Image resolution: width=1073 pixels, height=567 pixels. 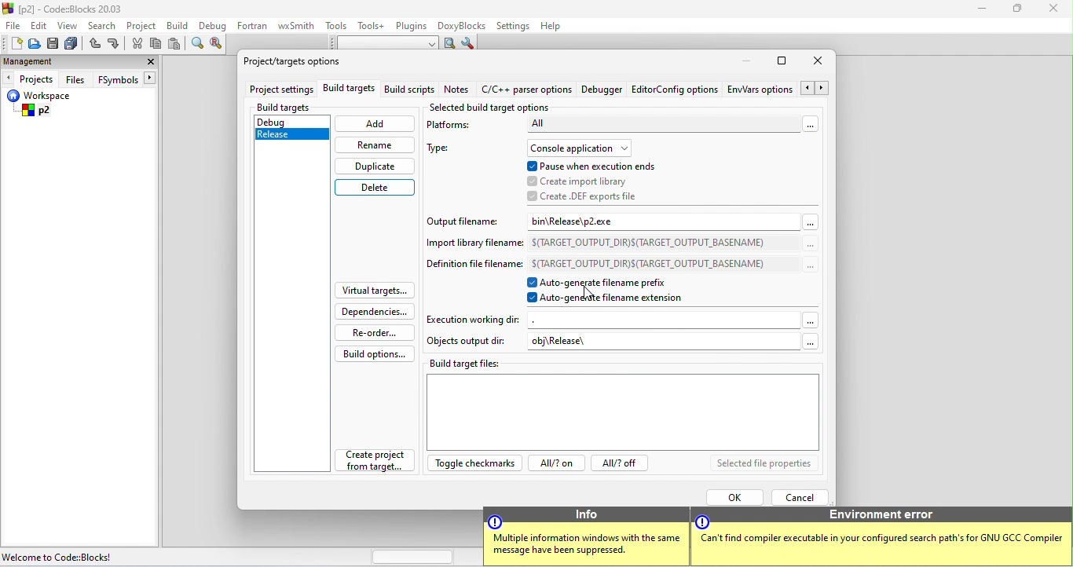 What do you see at coordinates (148, 61) in the screenshot?
I see `close` at bounding box center [148, 61].